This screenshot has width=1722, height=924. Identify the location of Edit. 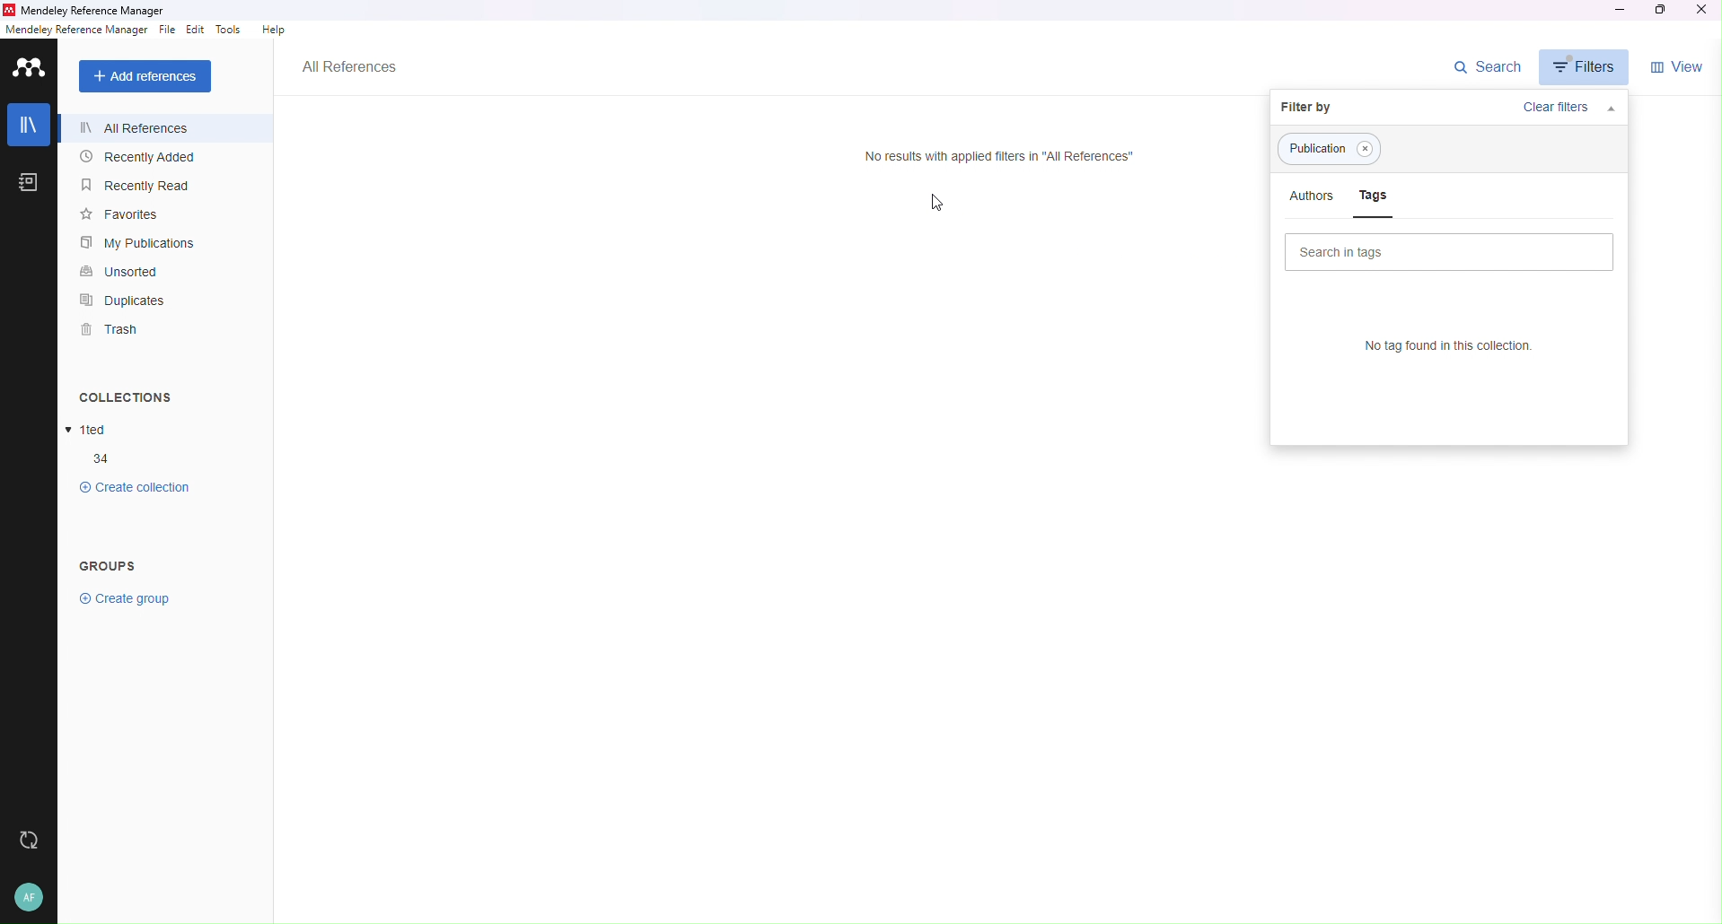
(195, 30).